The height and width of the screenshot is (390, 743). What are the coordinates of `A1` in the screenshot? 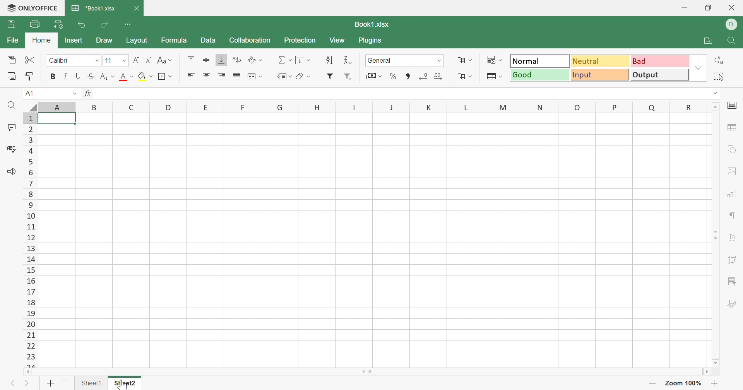 It's located at (32, 93).